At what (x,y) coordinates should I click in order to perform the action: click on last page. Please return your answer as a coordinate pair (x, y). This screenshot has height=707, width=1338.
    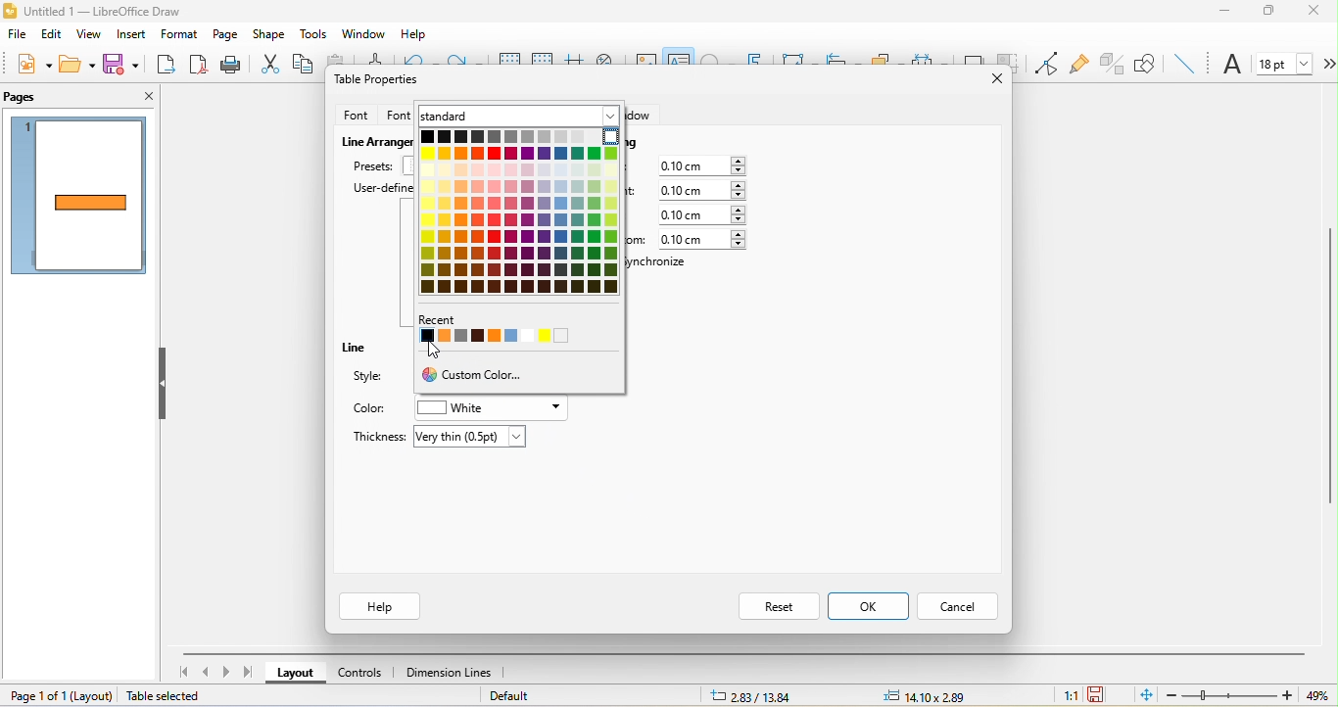
    Looking at the image, I should click on (254, 673).